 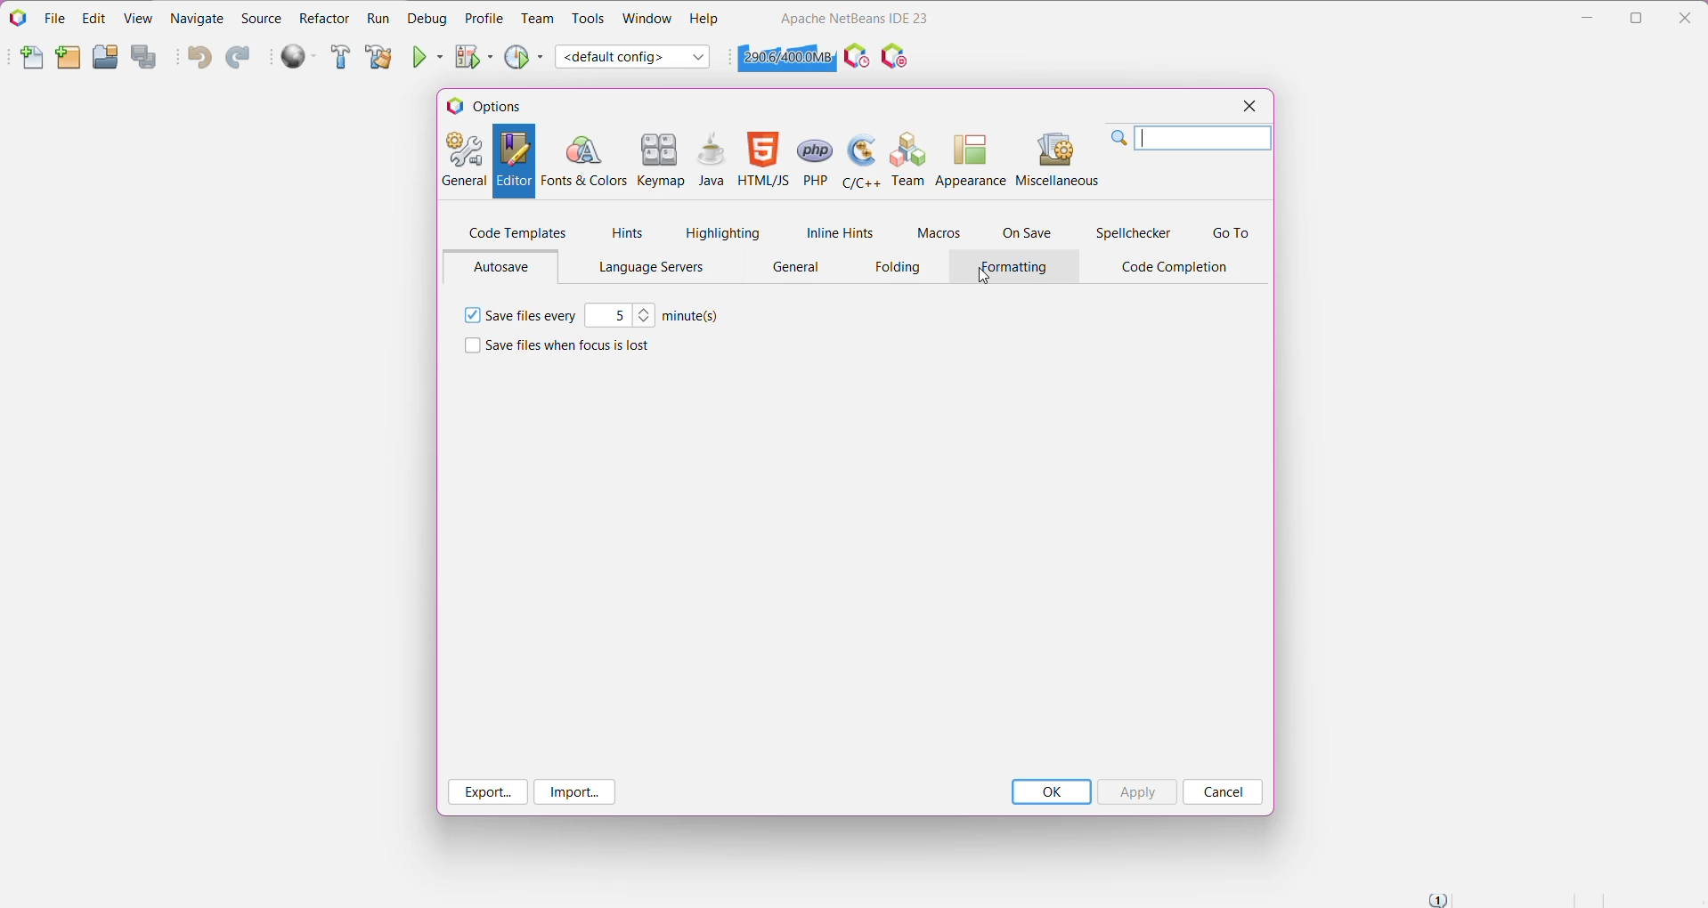 What do you see at coordinates (525, 56) in the screenshot?
I see `Profile Project` at bounding box center [525, 56].